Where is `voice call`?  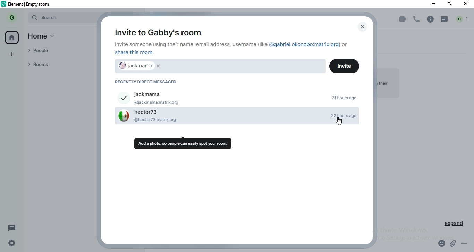
voice call is located at coordinates (417, 19).